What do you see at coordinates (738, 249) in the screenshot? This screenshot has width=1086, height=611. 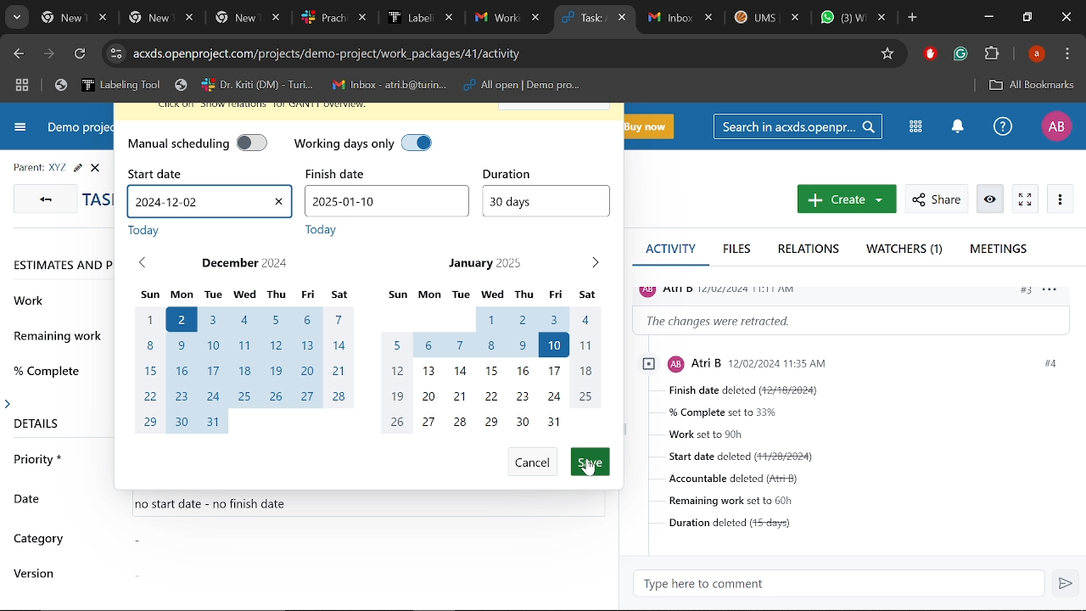 I see `Files` at bounding box center [738, 249].